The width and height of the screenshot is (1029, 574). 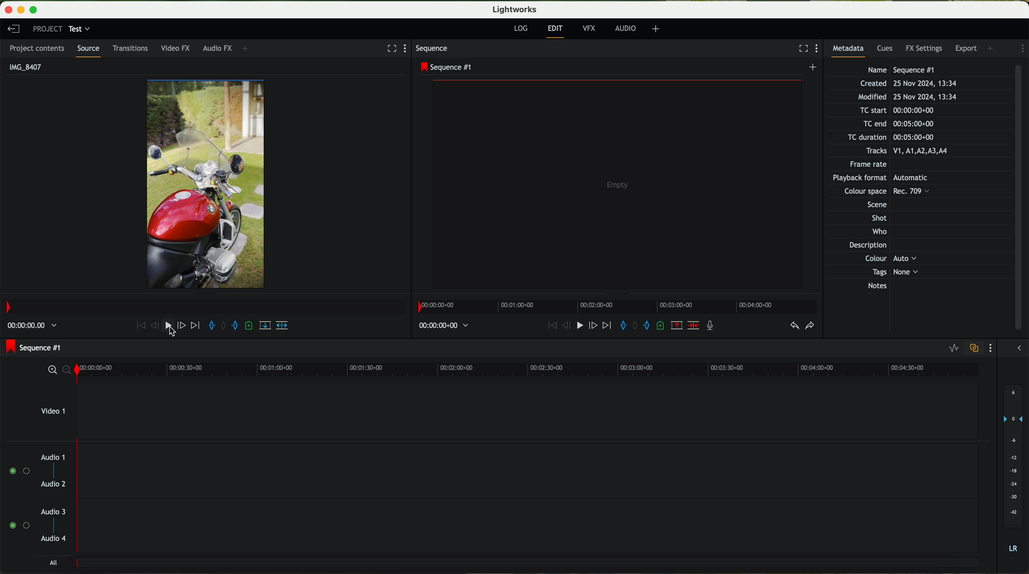 What do you see at coordinates (446, 67) in the screenshot?
I see `sequence #1` at bounding box center [446, 67].